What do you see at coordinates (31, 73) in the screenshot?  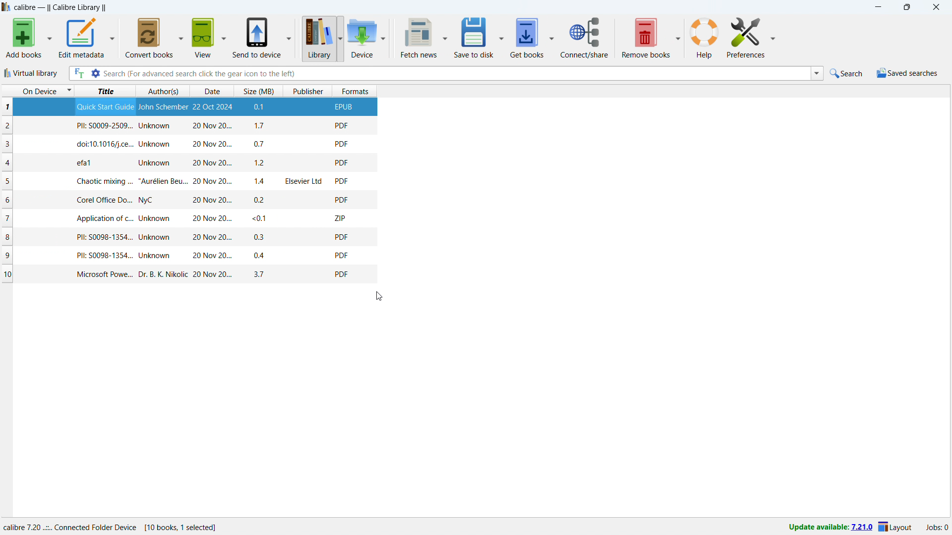 I see `virtual library` at bounding box center [31, 73].